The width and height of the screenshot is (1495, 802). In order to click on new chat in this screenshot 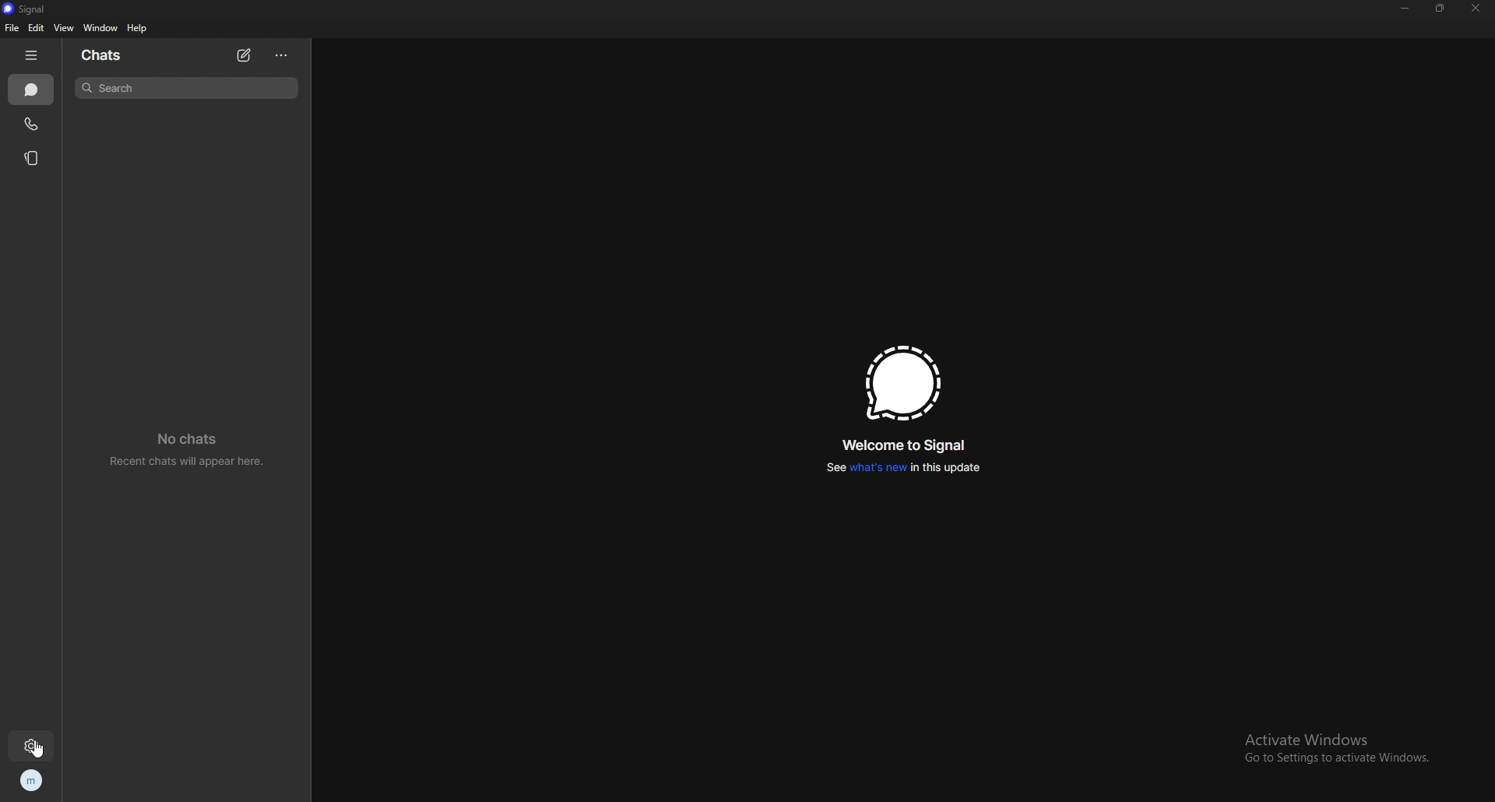, I will do `click(244, 55)`.